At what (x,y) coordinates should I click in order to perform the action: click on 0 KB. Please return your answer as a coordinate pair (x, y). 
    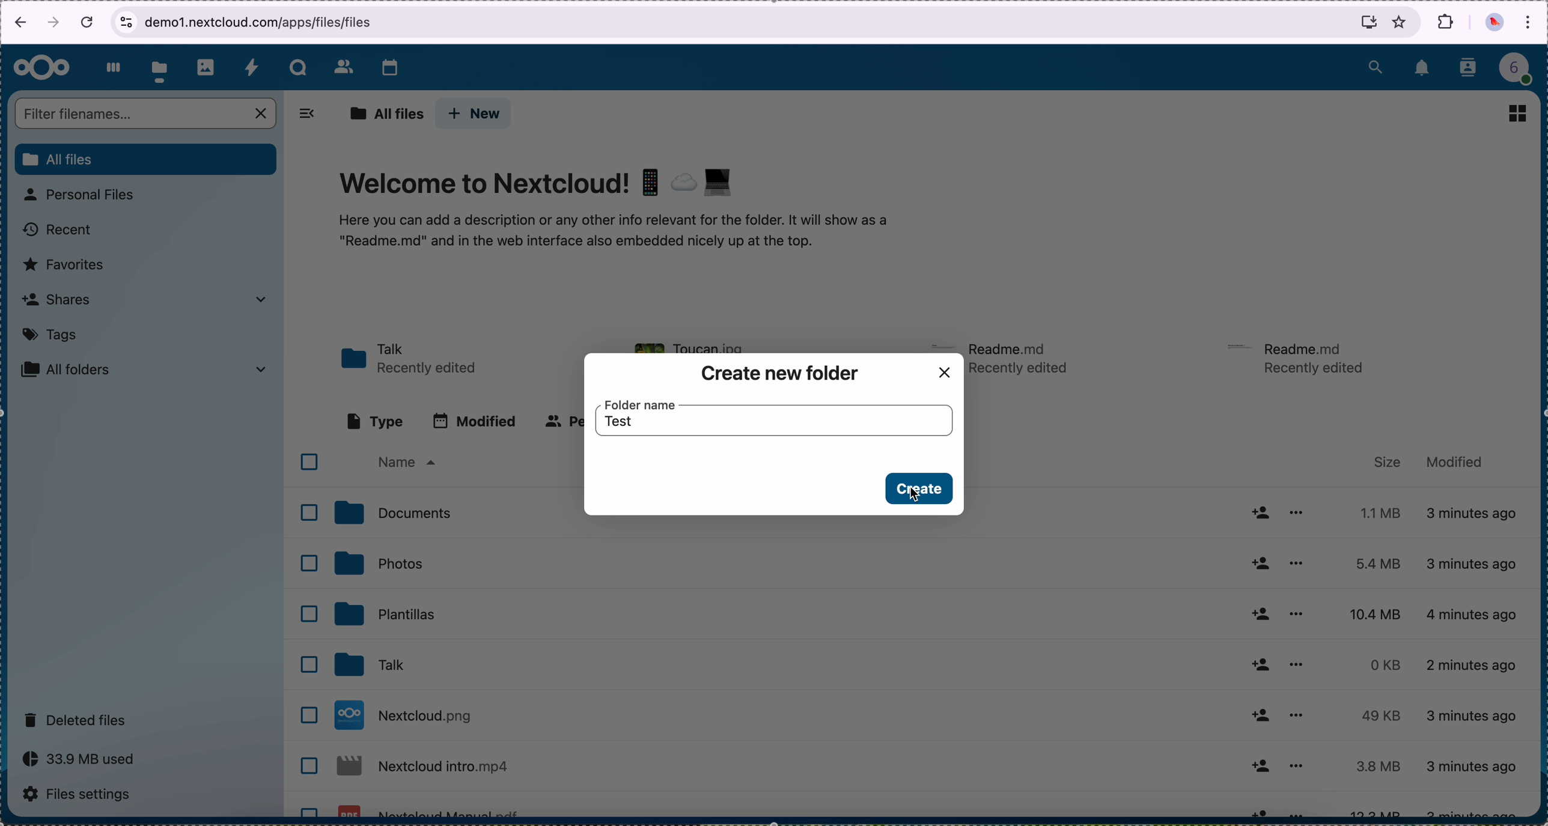
    Looking at the image, I should click on (1388, 665).